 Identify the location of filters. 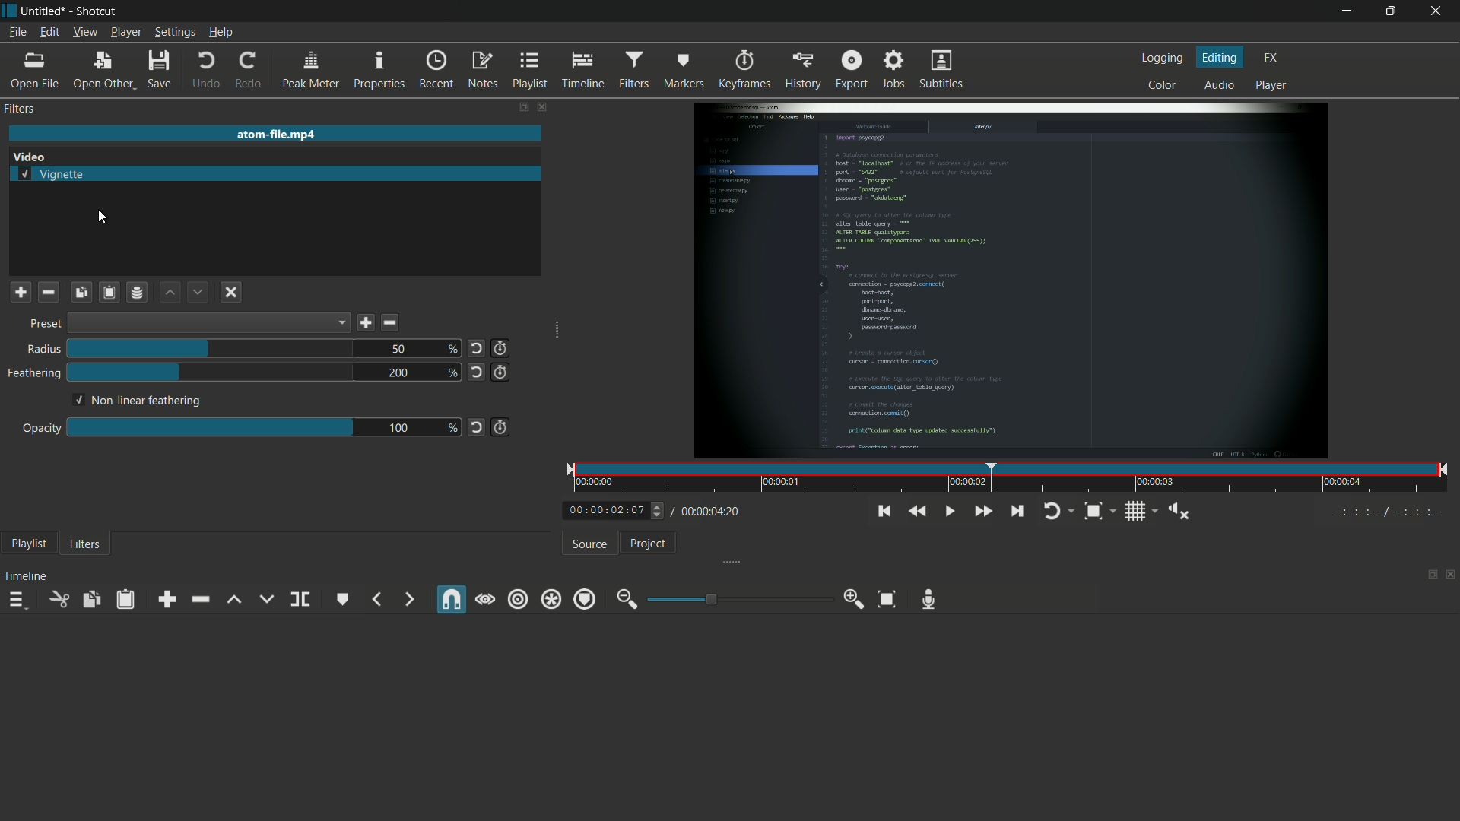
(633, 71).